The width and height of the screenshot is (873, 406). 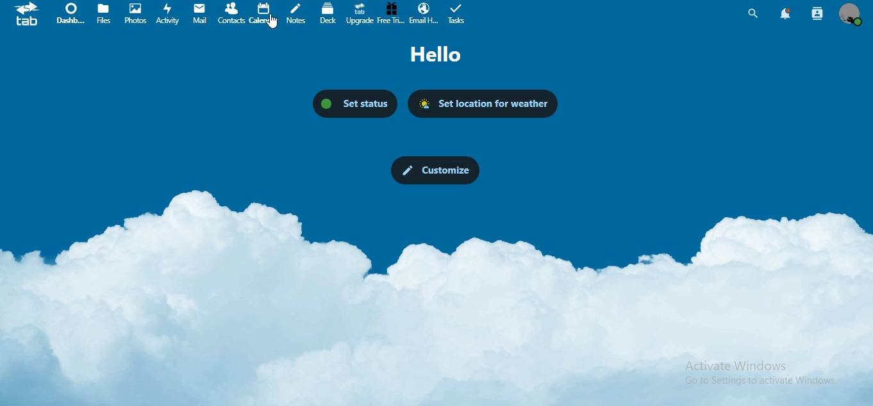 What do you see at coordinates (851, 14) in the screenshot?
I see `view profile` at bounding box center [851, 14].